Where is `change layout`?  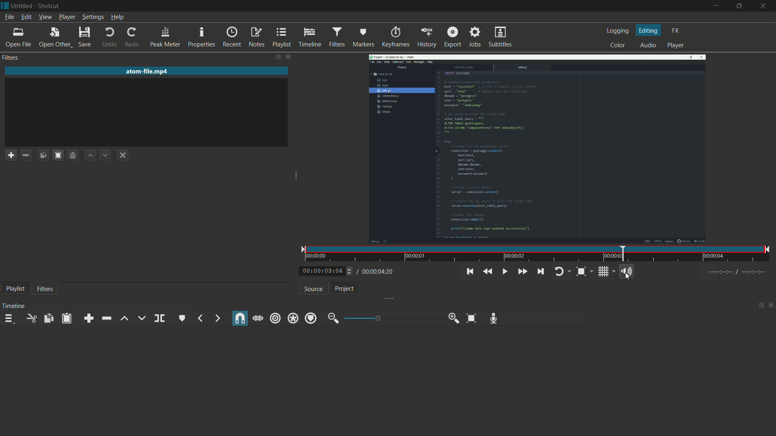
change layout is located at coordinates (760, 305).